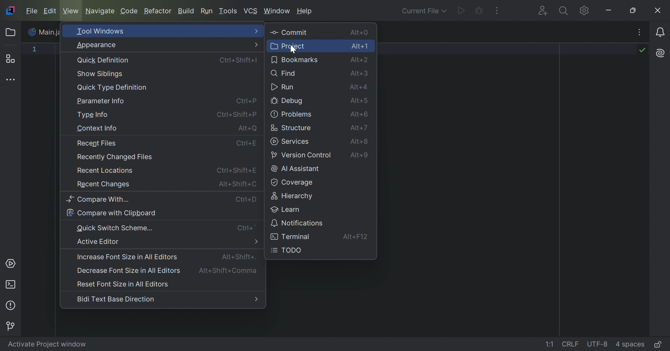  Describe the element at coordinates (293, 50) in the screenshot. I see `Cursor` at that location.